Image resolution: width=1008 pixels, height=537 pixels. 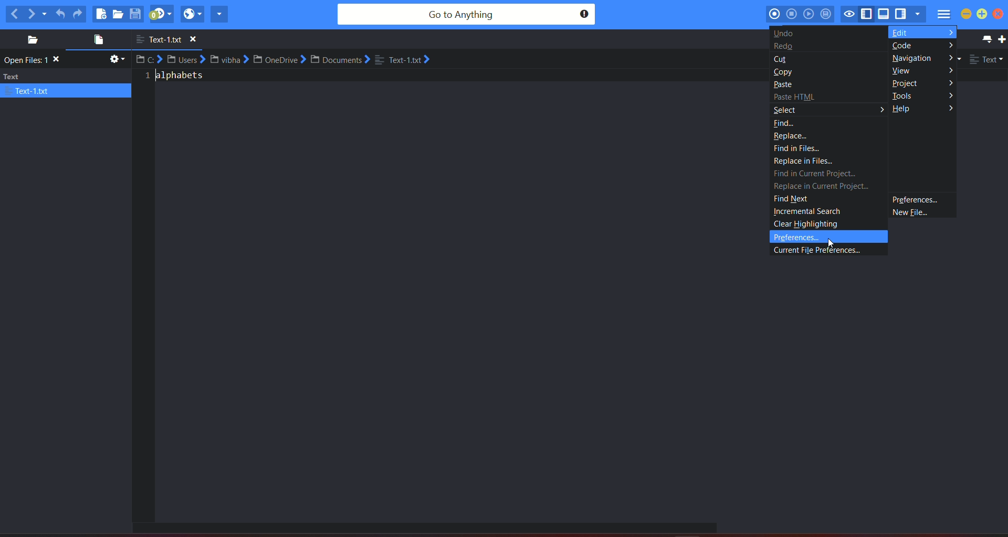 What do you see at coordinates (867, 14) in the screenshot?
I see `show/hide left pane` at bounding box center [867, 14].